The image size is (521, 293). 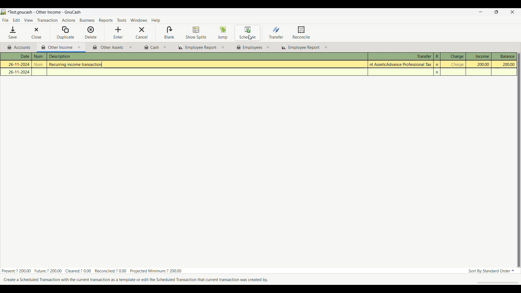 What do you see at coordinates (495, 282) in the screenshot?
I see `scroll` at bounding box center [495, 282].